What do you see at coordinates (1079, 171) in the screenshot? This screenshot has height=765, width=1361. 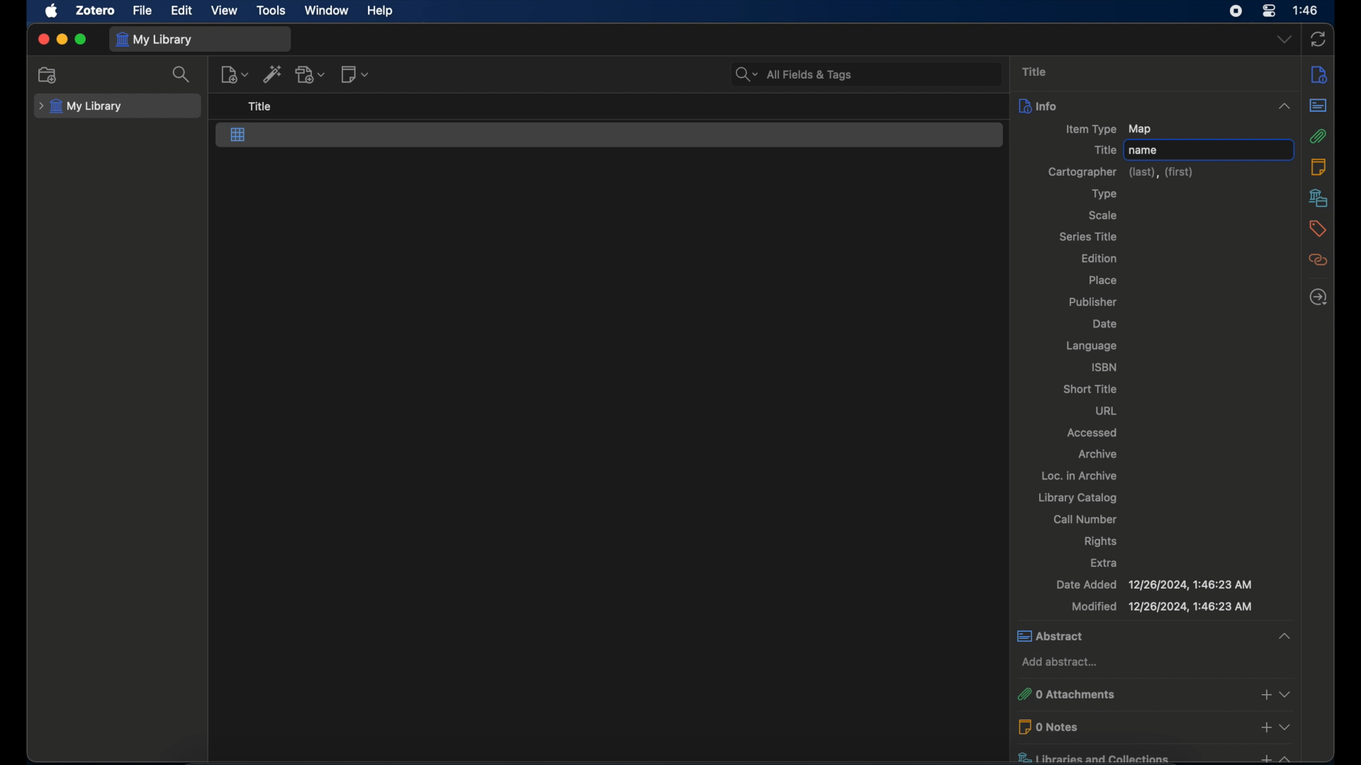 I see `Cartographer` at bounding box center [1079, 171].